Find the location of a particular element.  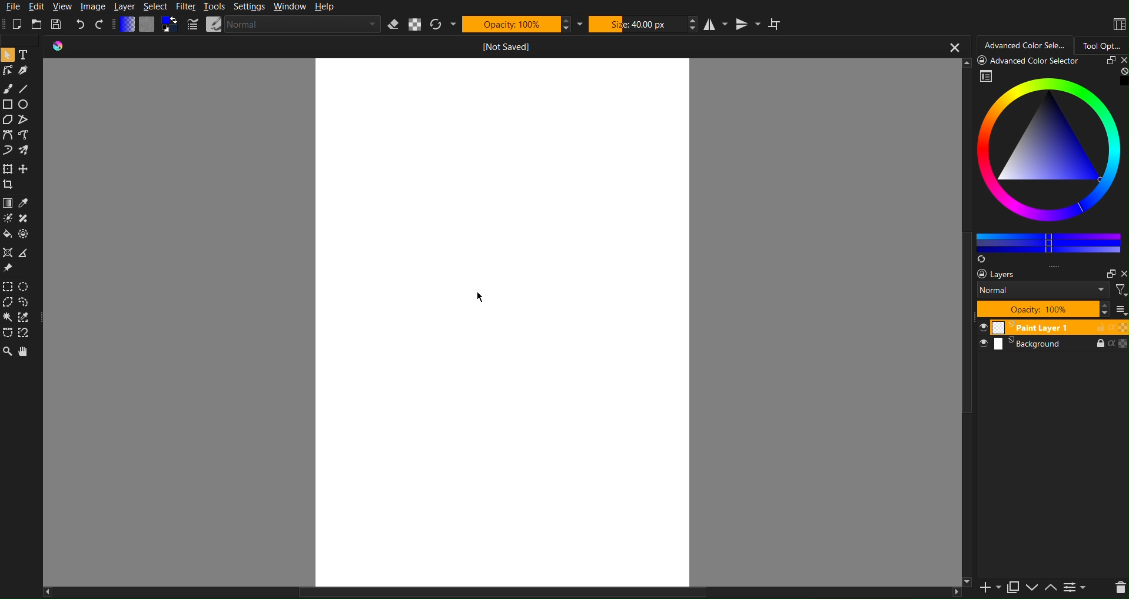

Settings is located at coordinates (248, 7).